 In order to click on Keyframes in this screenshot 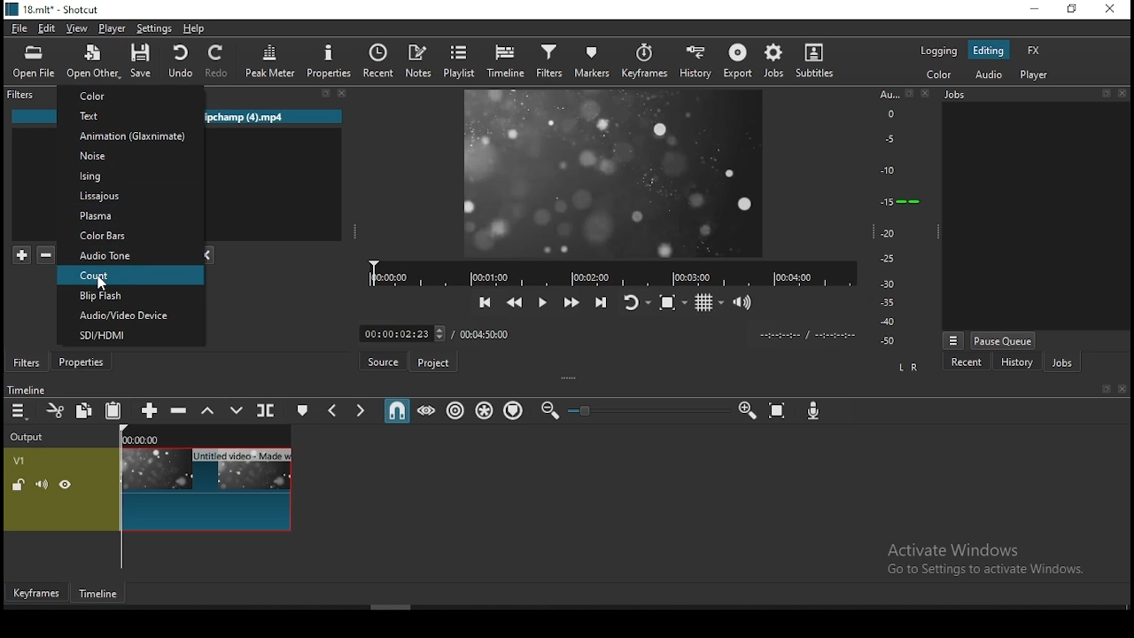, I will do `click(35, 593)`.